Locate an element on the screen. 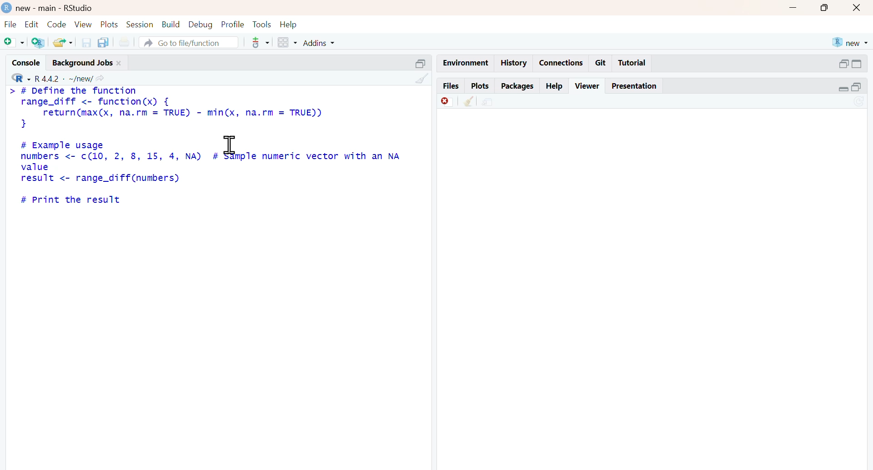 The image size is (873, 470). tutorial is located at coordinates (633, 63).